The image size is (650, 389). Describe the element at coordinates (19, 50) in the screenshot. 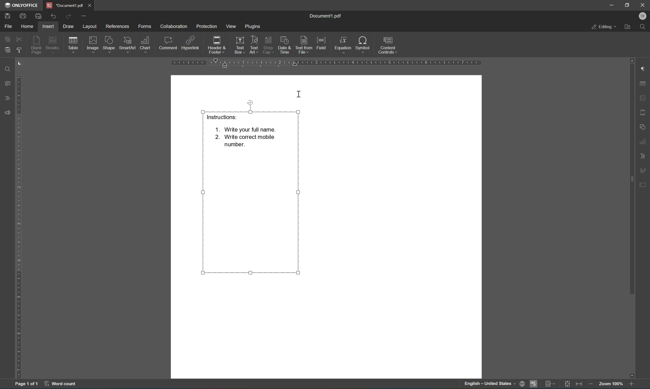

I see `copy style` at that location.